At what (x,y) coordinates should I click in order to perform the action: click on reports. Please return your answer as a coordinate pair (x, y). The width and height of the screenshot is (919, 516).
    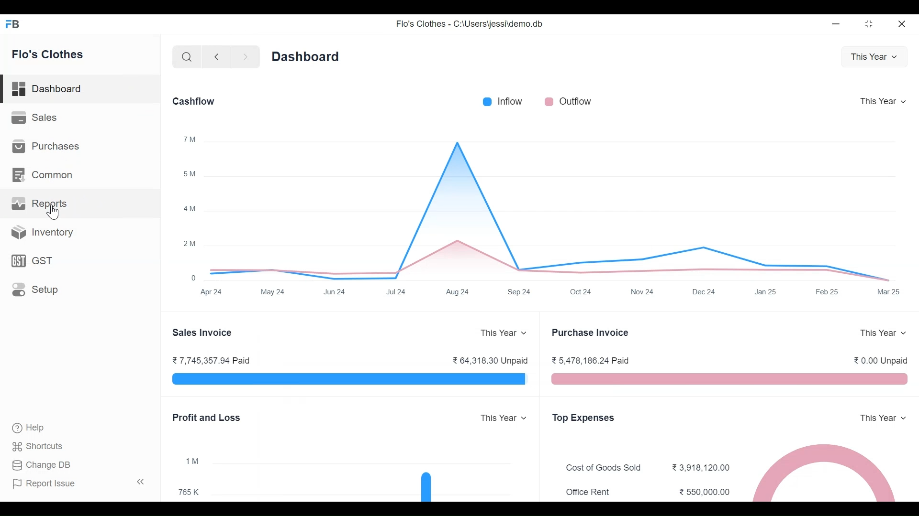
    Looking at the image, I should click on (41, 204).